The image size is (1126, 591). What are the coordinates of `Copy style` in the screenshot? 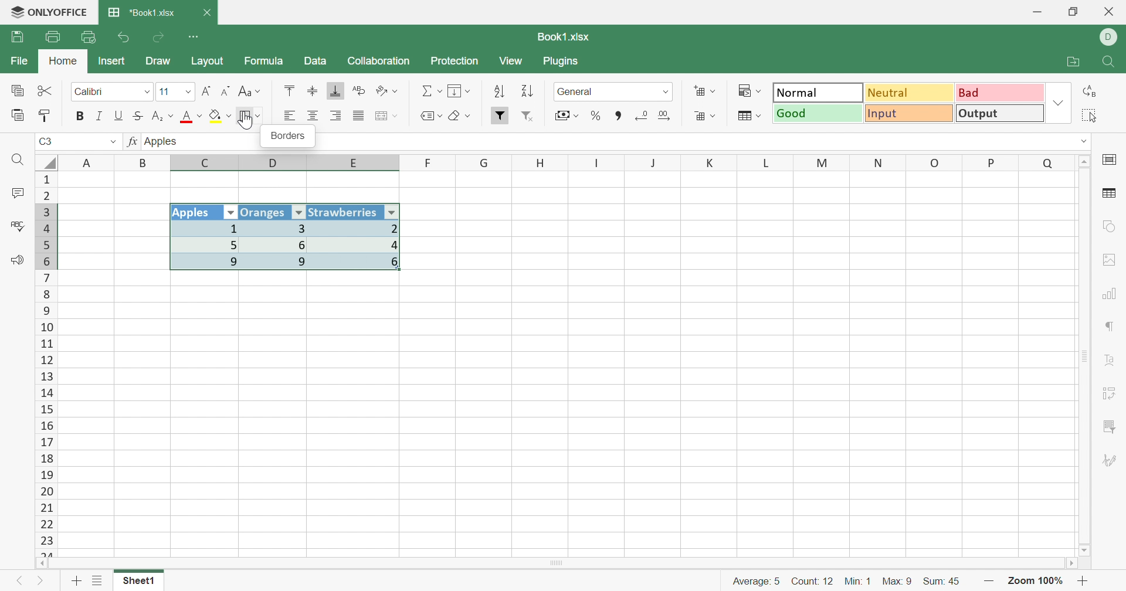 It's located at (46, 114).